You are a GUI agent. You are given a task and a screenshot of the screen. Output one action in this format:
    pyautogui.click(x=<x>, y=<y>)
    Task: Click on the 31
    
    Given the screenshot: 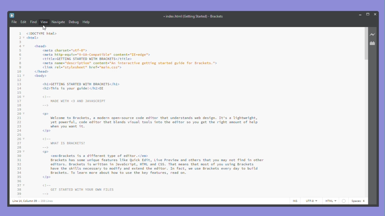 What is the action you would take?
    pyautogui.click(x=19, y=160)
    